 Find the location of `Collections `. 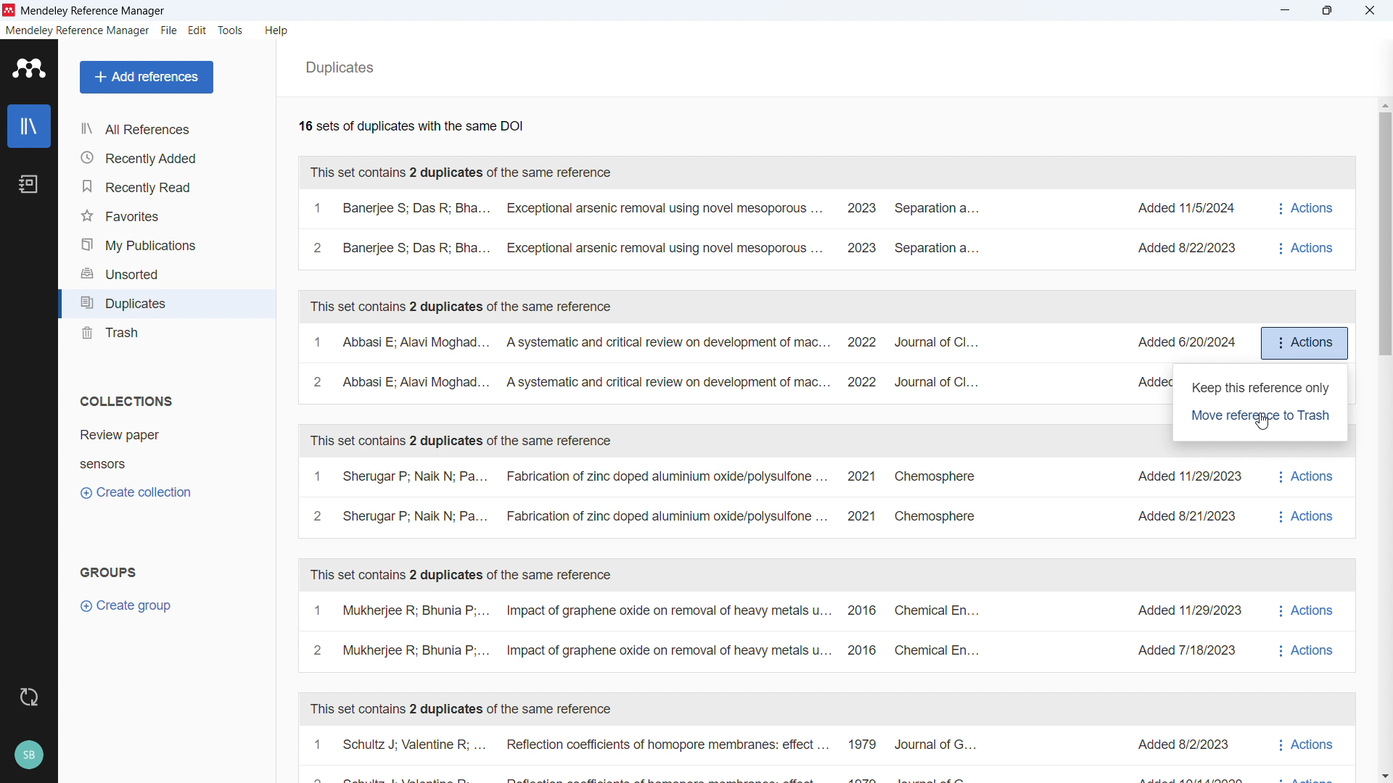

Collections  is located at coordinates (124, 402).